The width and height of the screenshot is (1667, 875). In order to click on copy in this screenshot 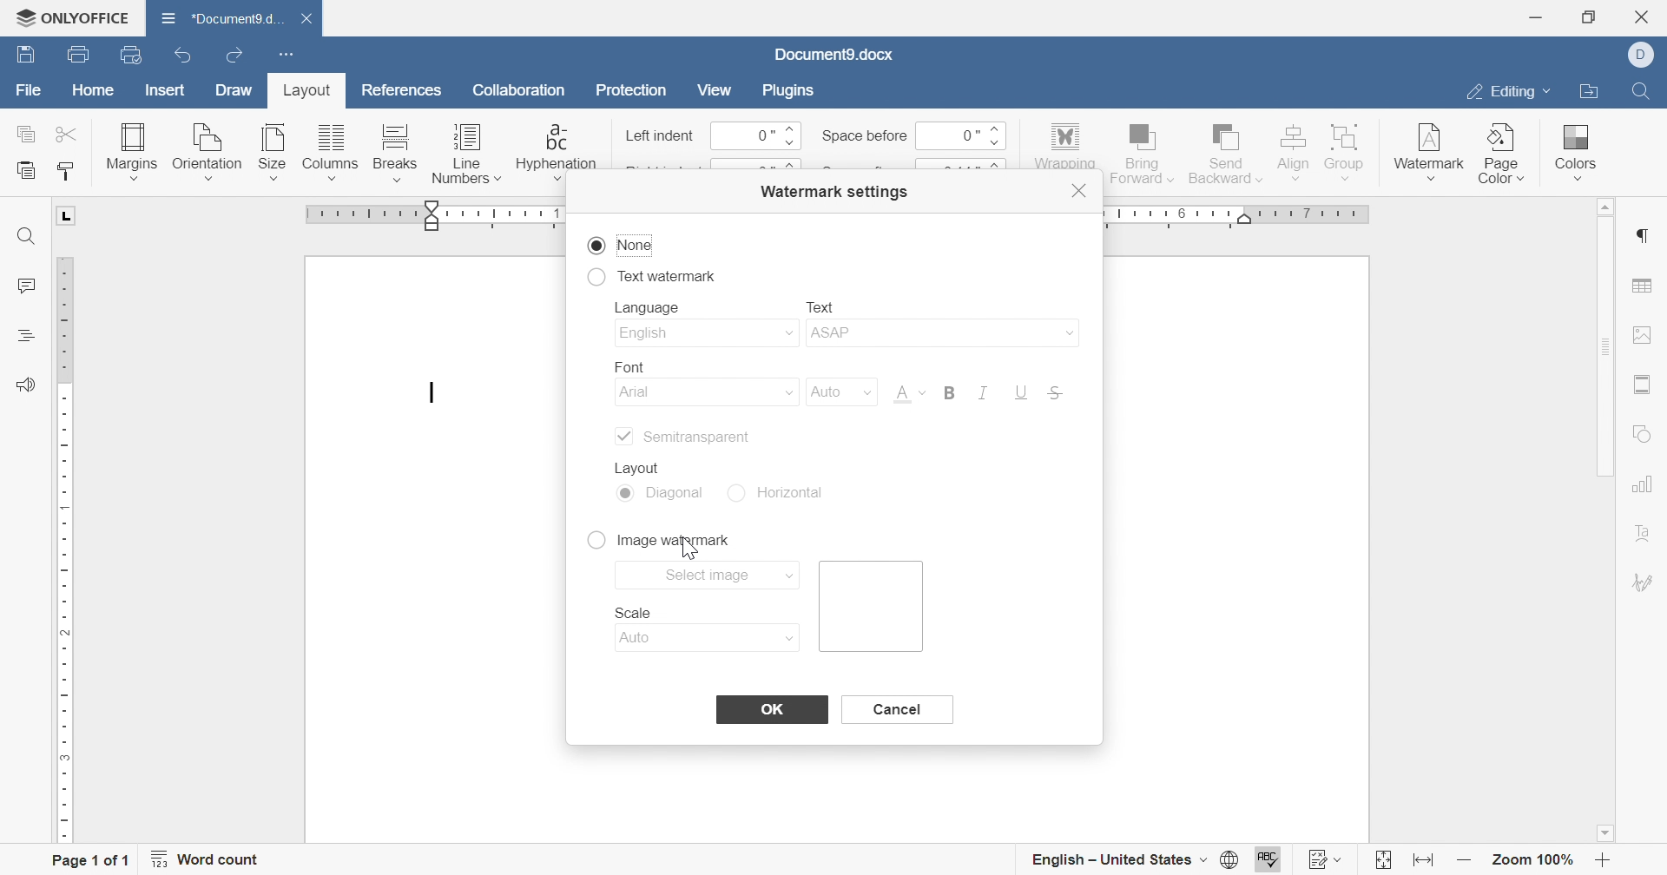, I will do `click(27, 133)`.